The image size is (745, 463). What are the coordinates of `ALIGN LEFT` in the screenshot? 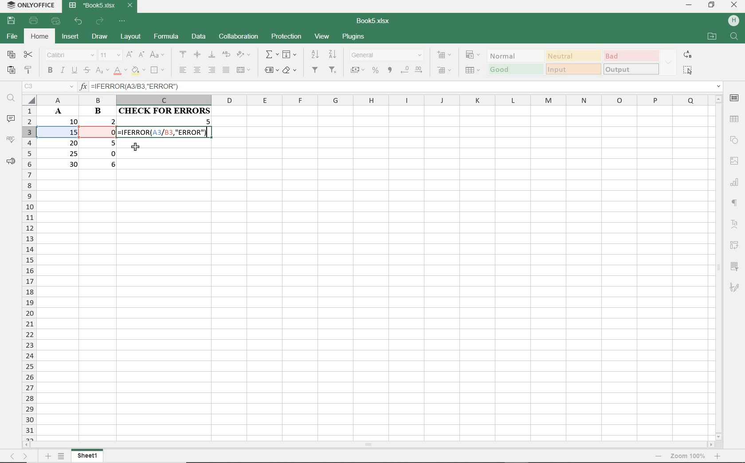 It's located at (183, 70).